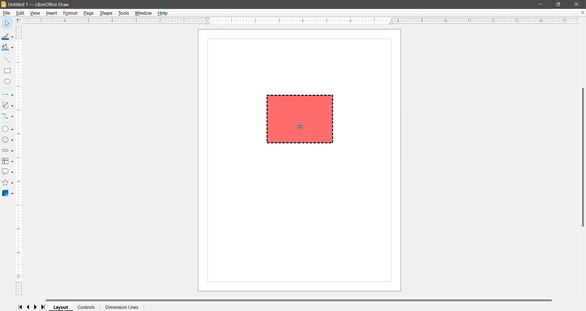  What do you see at coordinates (300, 300) in the screenshot?
I see `Horizontal Scroll Bar` at bounding box center [300, 300].